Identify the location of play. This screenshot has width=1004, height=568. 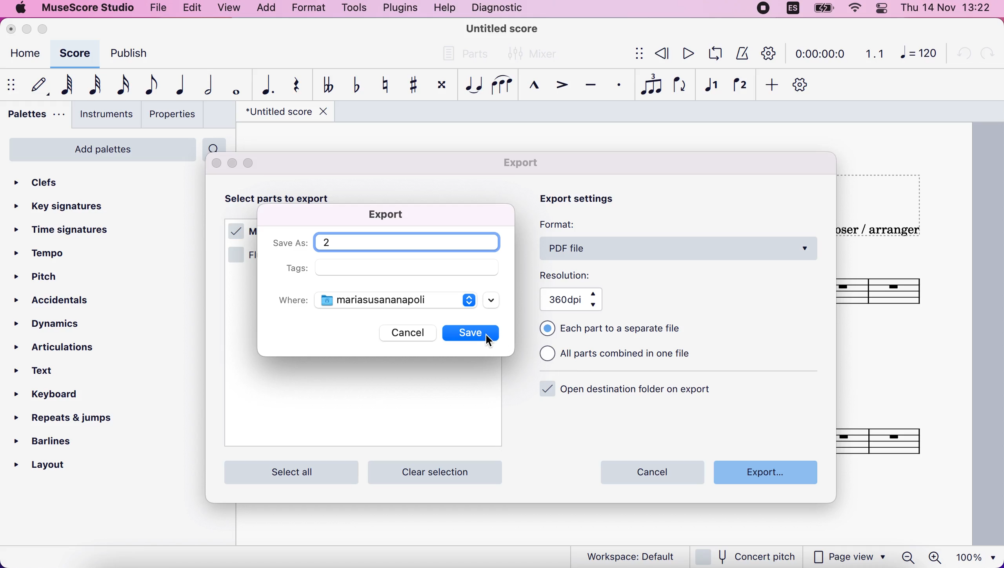
(685, 55).